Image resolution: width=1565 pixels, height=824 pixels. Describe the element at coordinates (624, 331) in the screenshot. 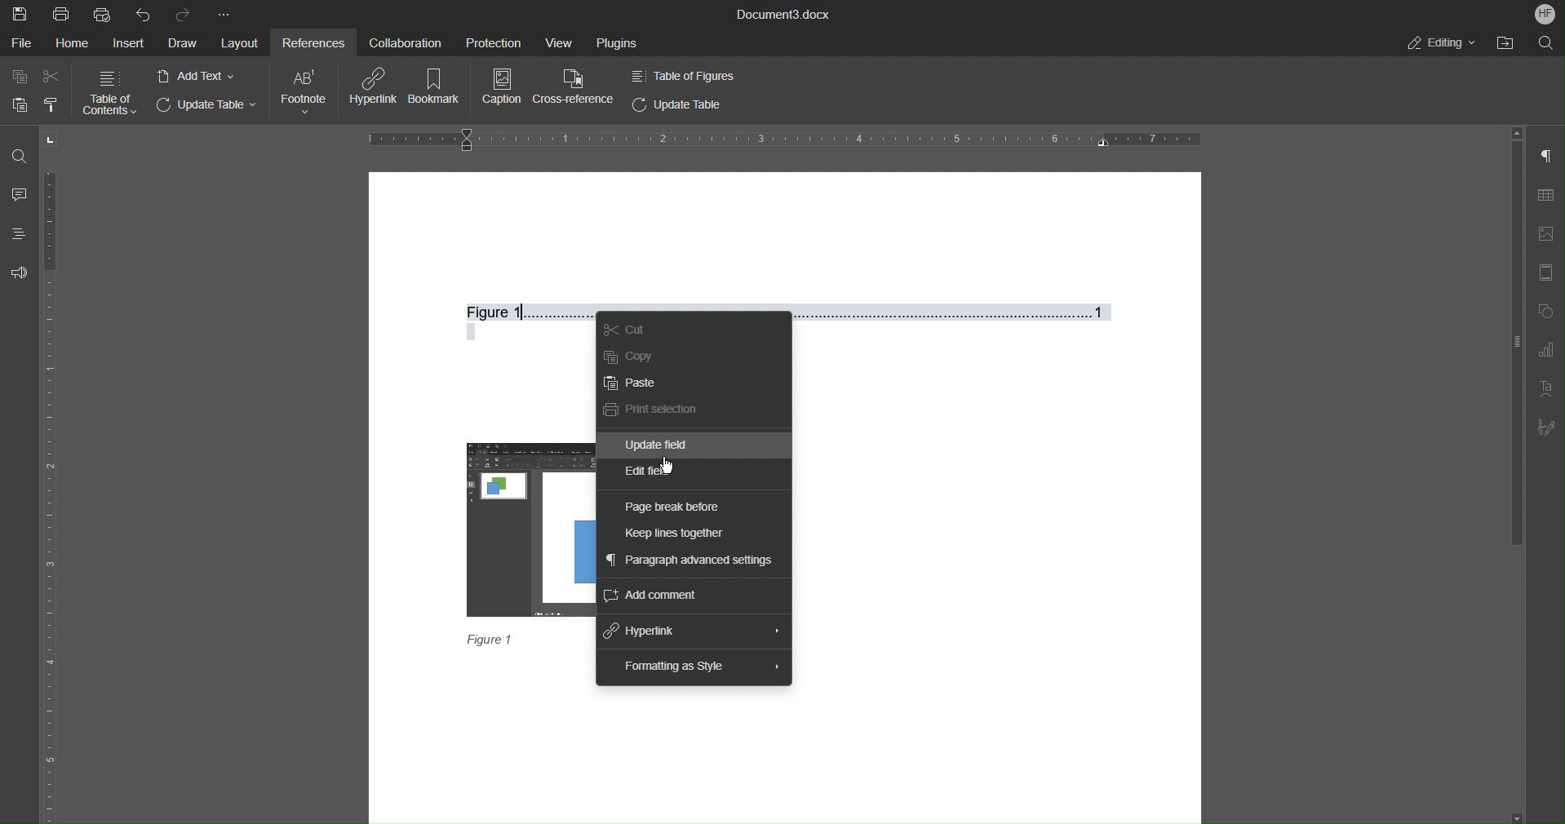

I see `Cut` at that location.